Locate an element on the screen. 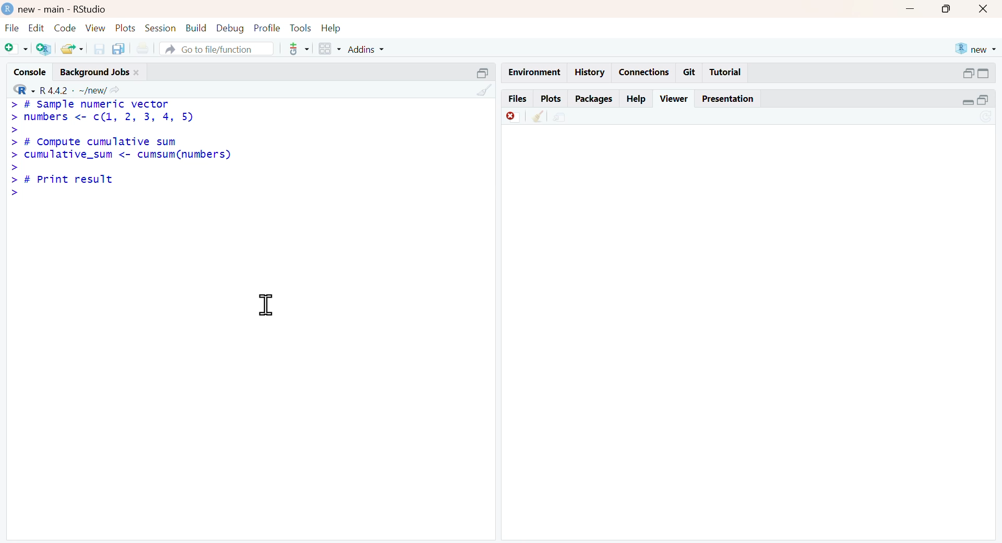 Image resolution: width=1002 pixels, height=543 pixels. tools is located at coordinates (300, 49).